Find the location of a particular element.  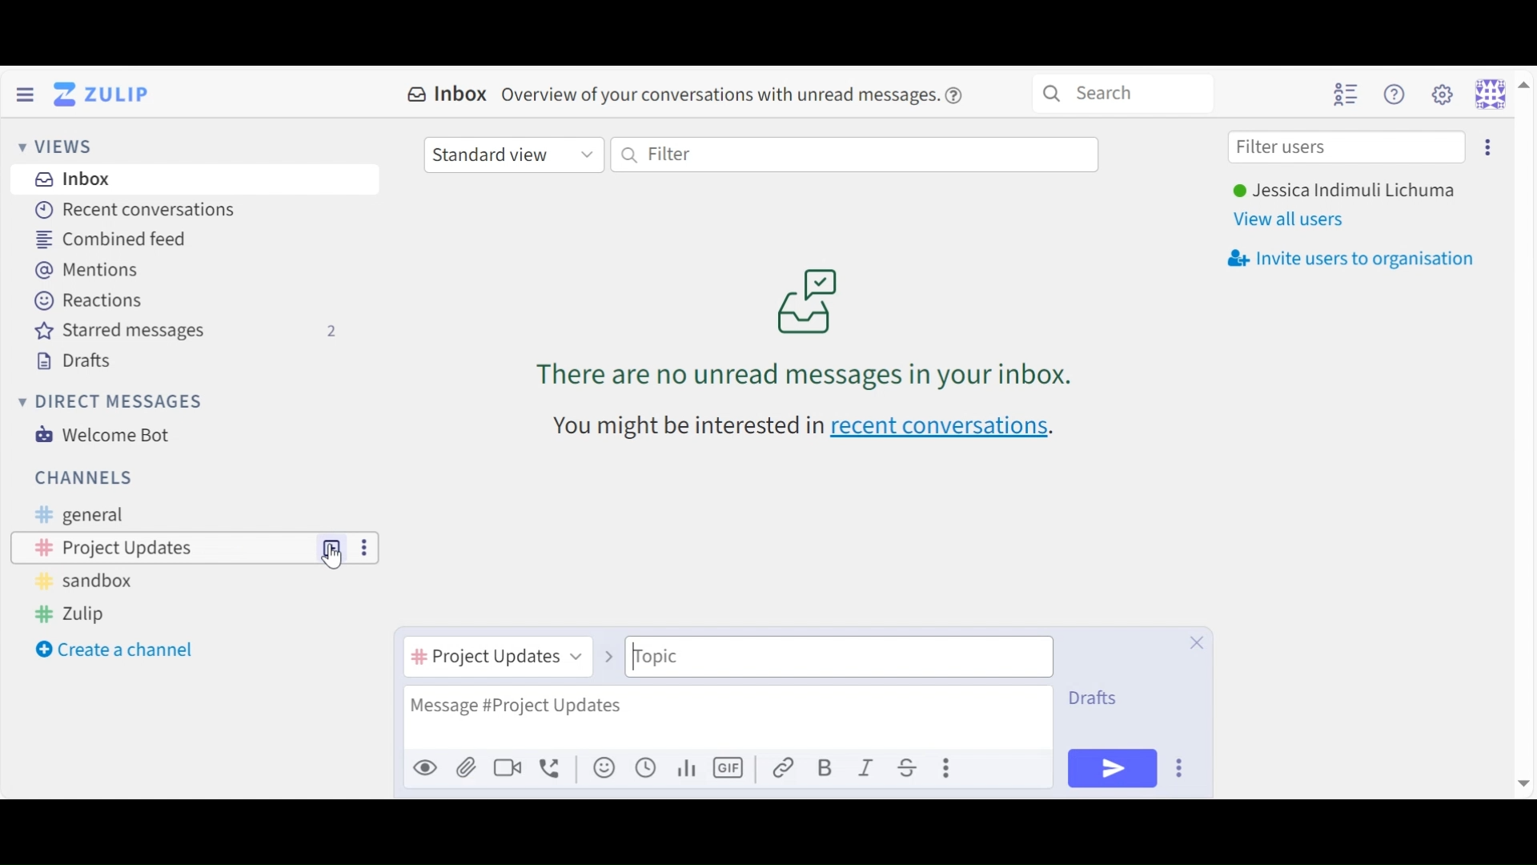

Search is located at coordinates (1122, 91).